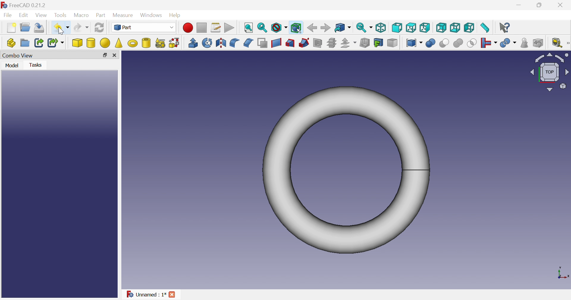 The width and height of the screenshot is (571, 300). What do you see at coordinates (325, 27) in the screenshot?
I see `Forward` at bounding box center [325, 27].